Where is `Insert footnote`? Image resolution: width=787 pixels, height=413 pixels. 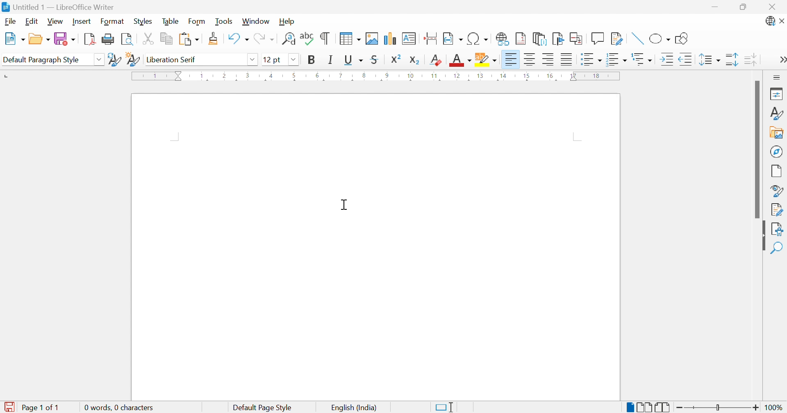 Insert footnote is located at coordinates (521, 38).